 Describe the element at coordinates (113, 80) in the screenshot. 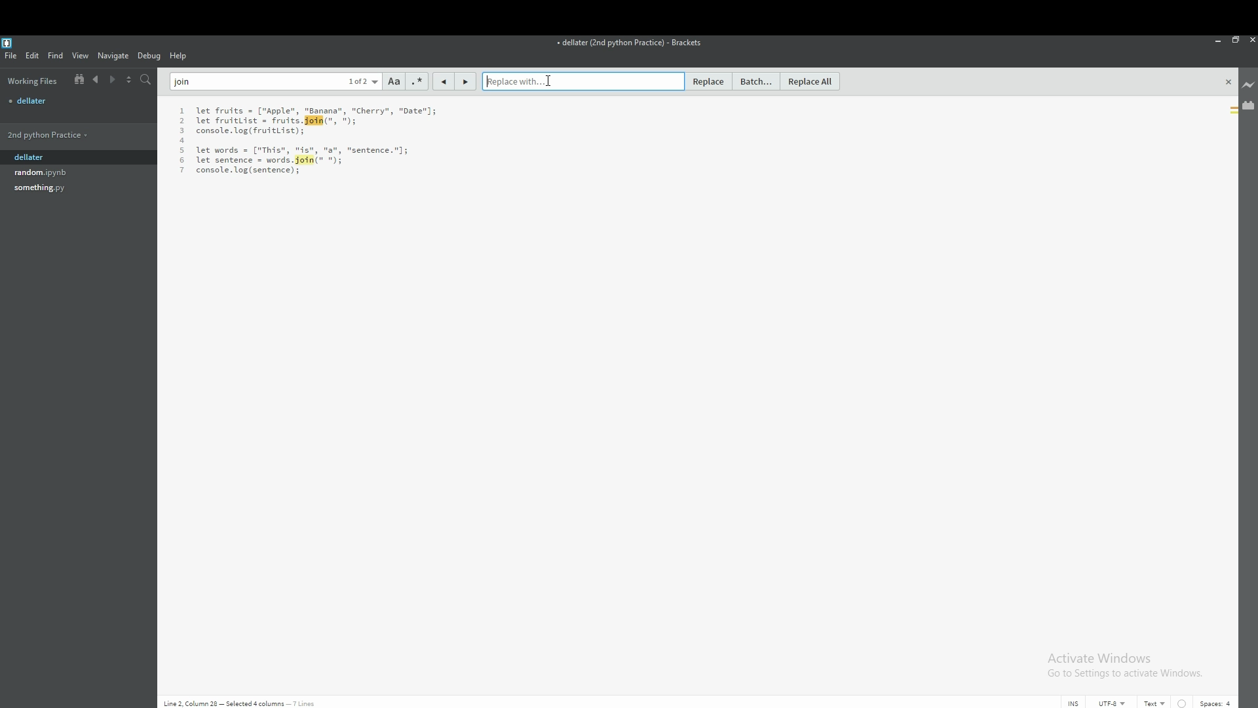

I see `next` at that location.